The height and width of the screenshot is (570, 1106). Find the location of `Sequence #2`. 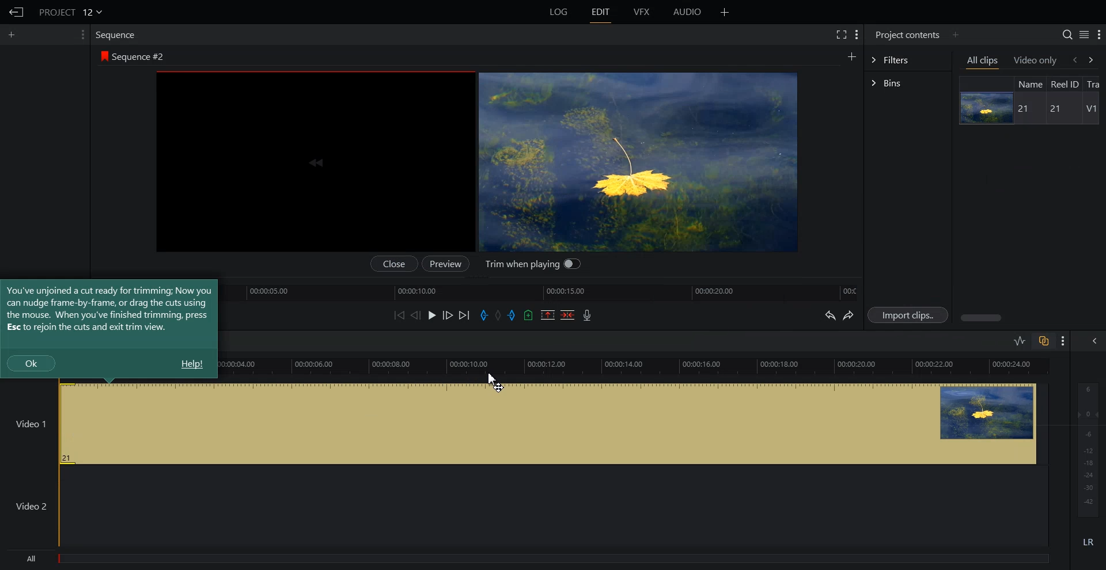

Sequence #2 is located at coordinates (141, 55).